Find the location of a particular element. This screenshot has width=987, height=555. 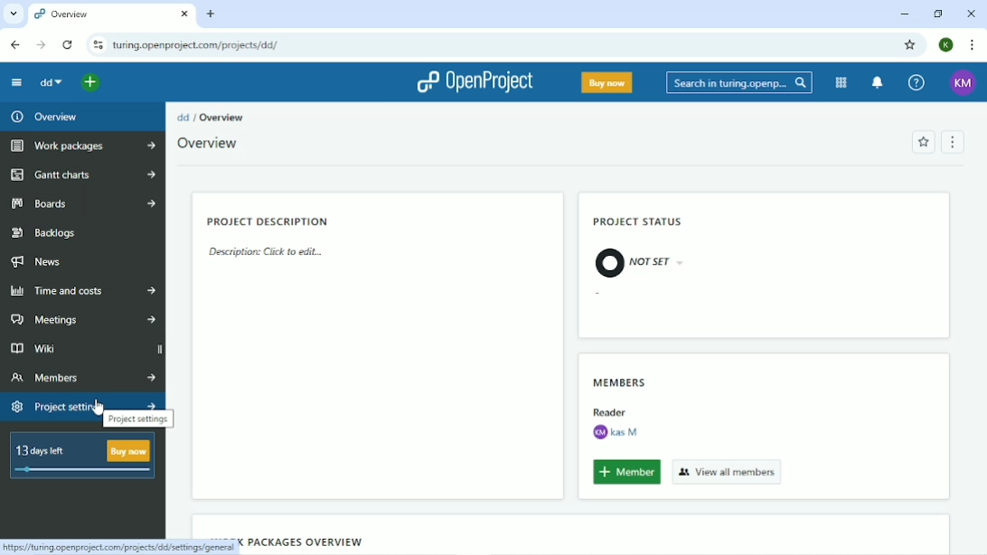

cursor is located at coordinates (102, 405).